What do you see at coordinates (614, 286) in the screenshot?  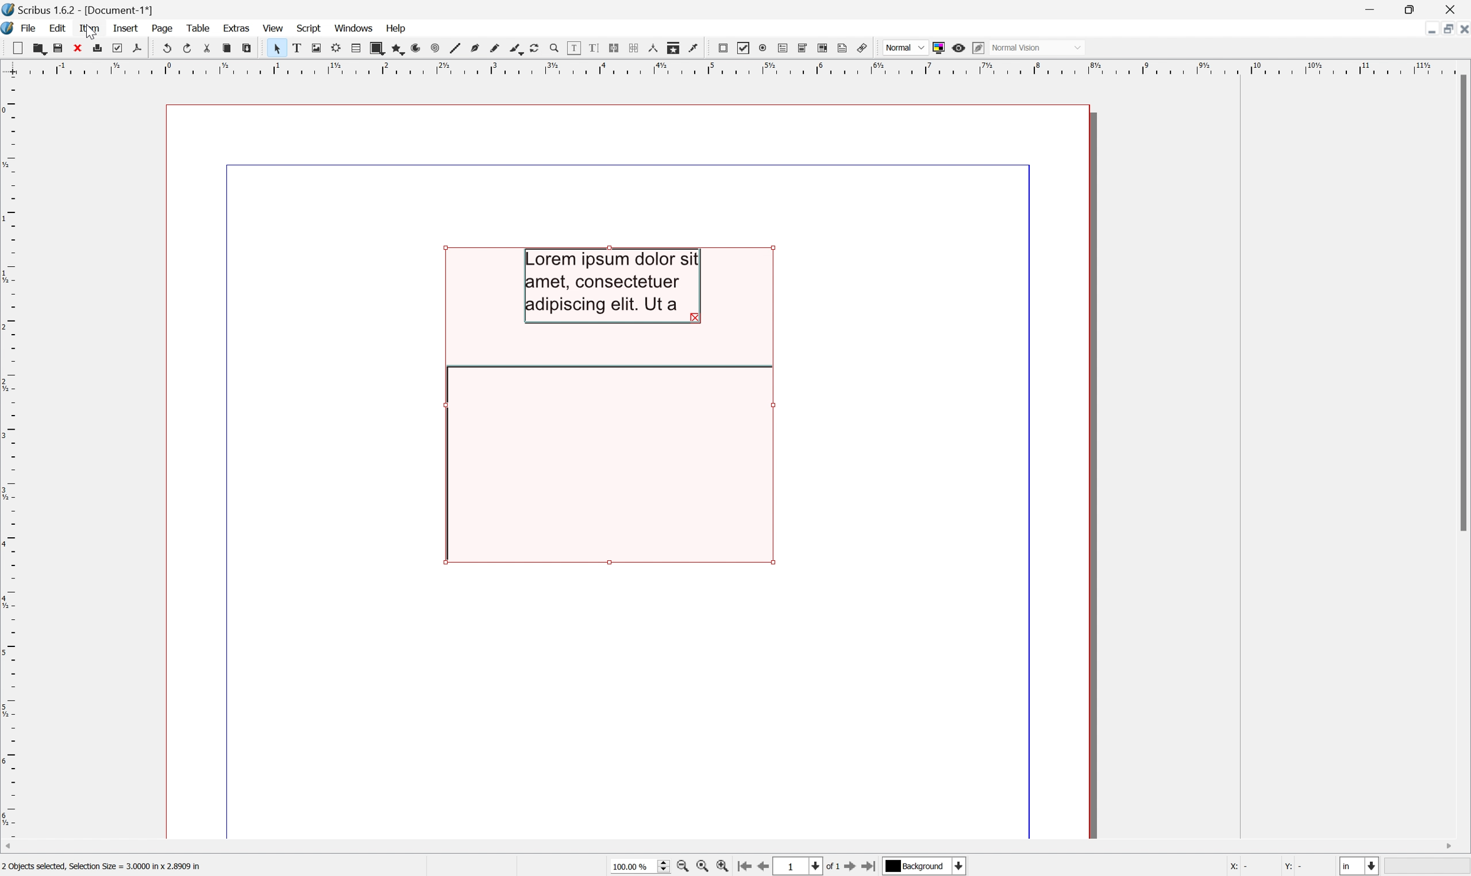 I see `Lorem ipsum dolor sit amet, consectetuer adipiscing elit, Ut a` at bounding box center [614, 286].